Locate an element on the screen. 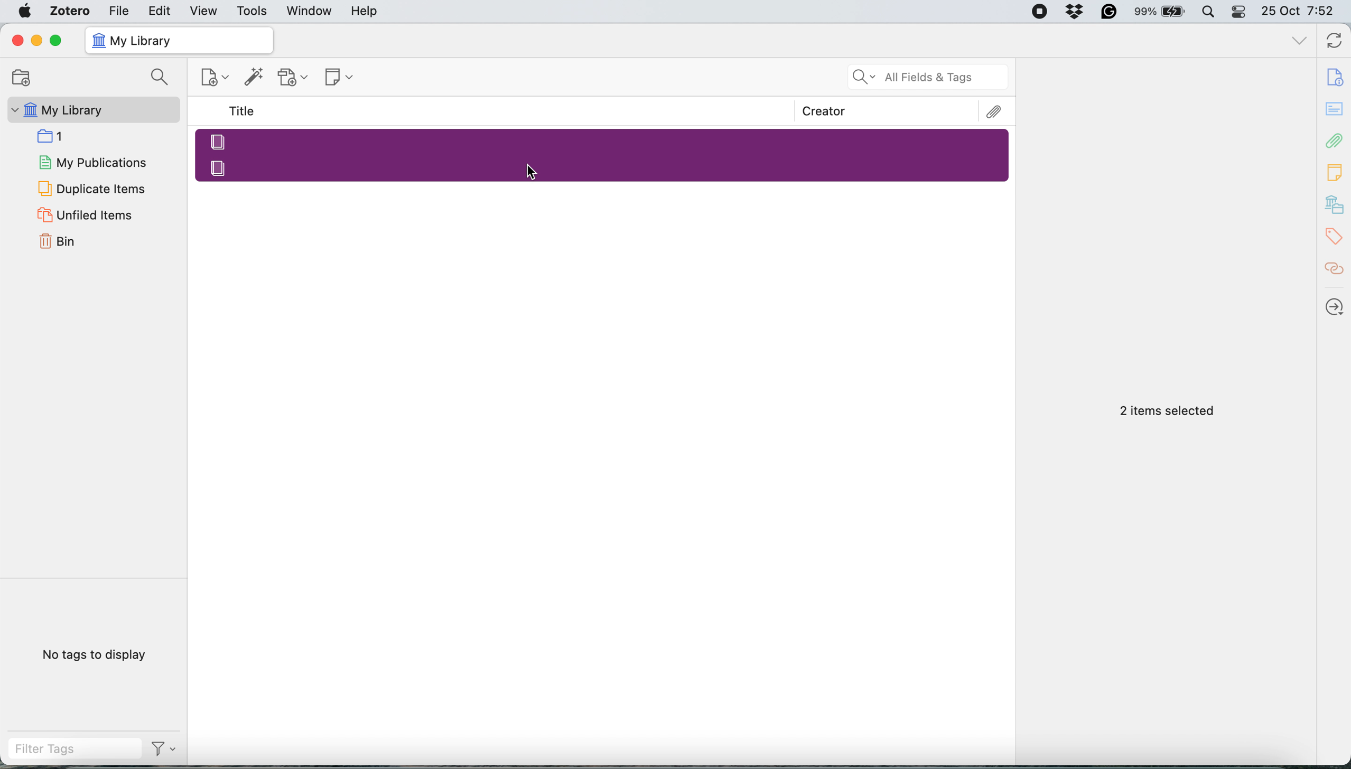 The height and width of the screenshot is (769, 1351). Bin is located at coordinates (70, 240).